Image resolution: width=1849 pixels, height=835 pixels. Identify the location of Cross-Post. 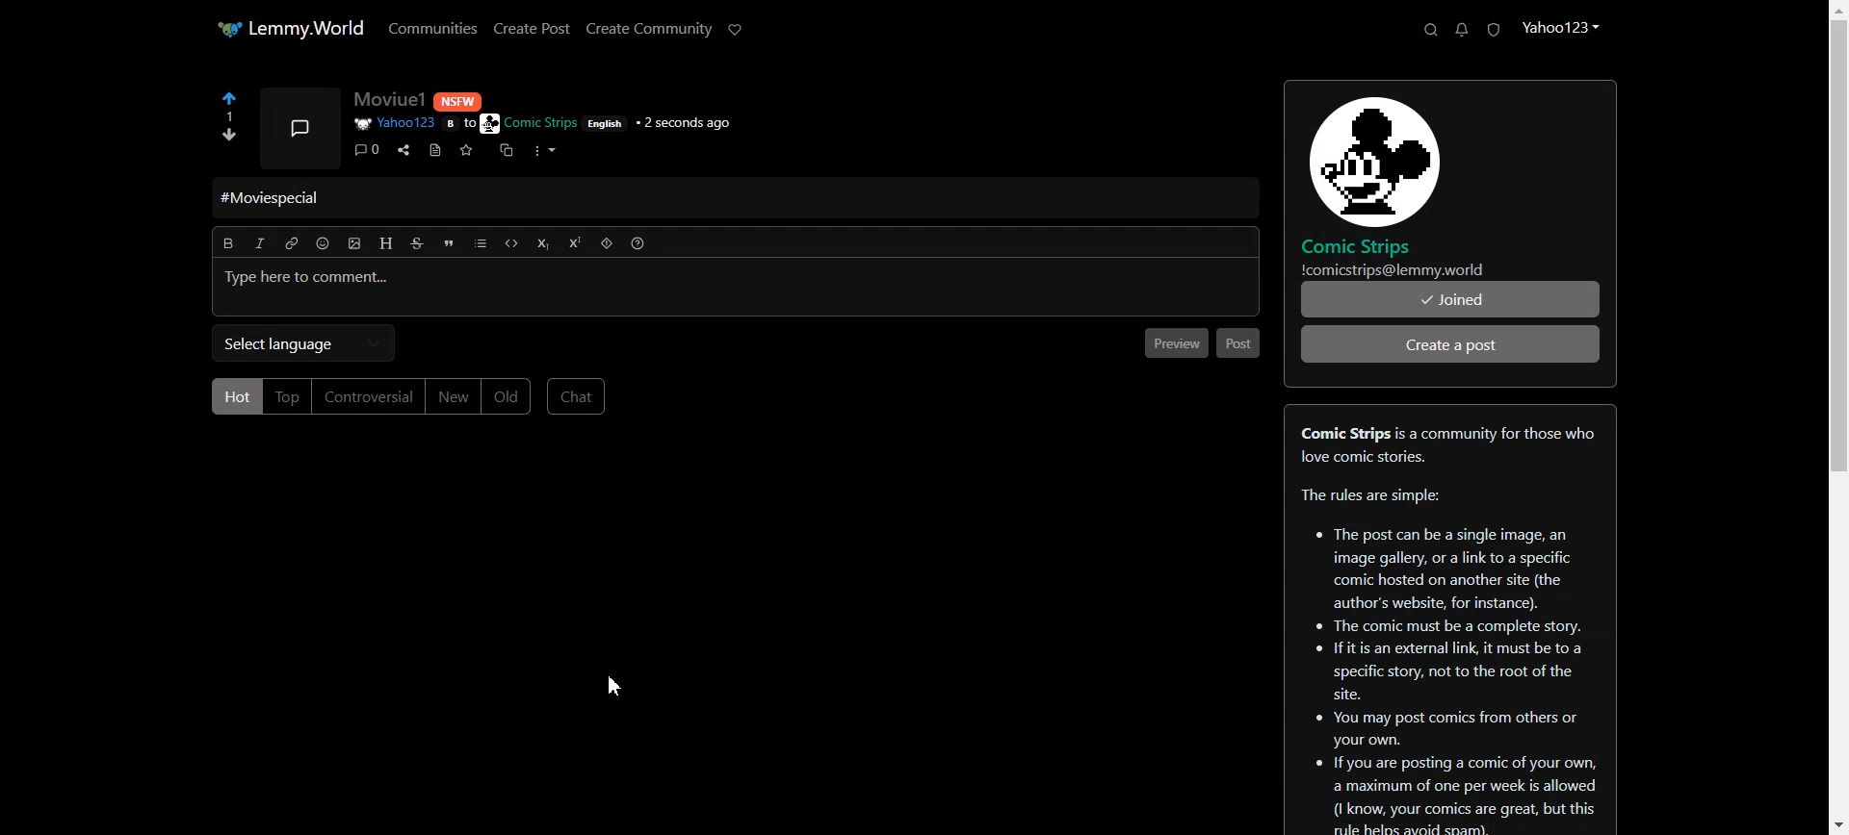
(508, 151).